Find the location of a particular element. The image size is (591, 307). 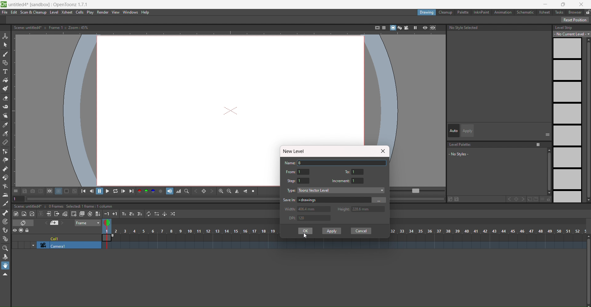

no current level is located at coordinates (572, 34).